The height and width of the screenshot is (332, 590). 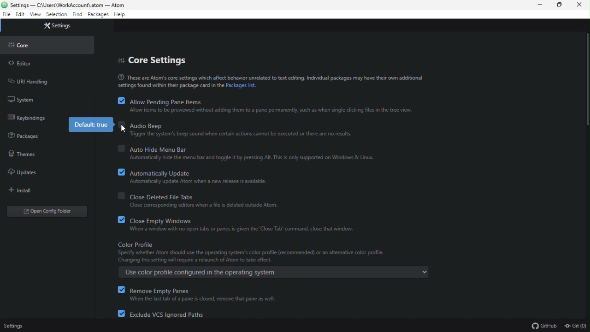 What do you see at coordinates (199, 181) in the screenshot?
I see `Automatically update Atom when a new release is available` at bounding box center [199, 181].